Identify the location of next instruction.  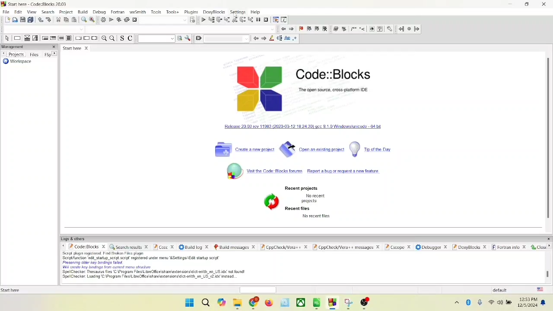
(242, 19).